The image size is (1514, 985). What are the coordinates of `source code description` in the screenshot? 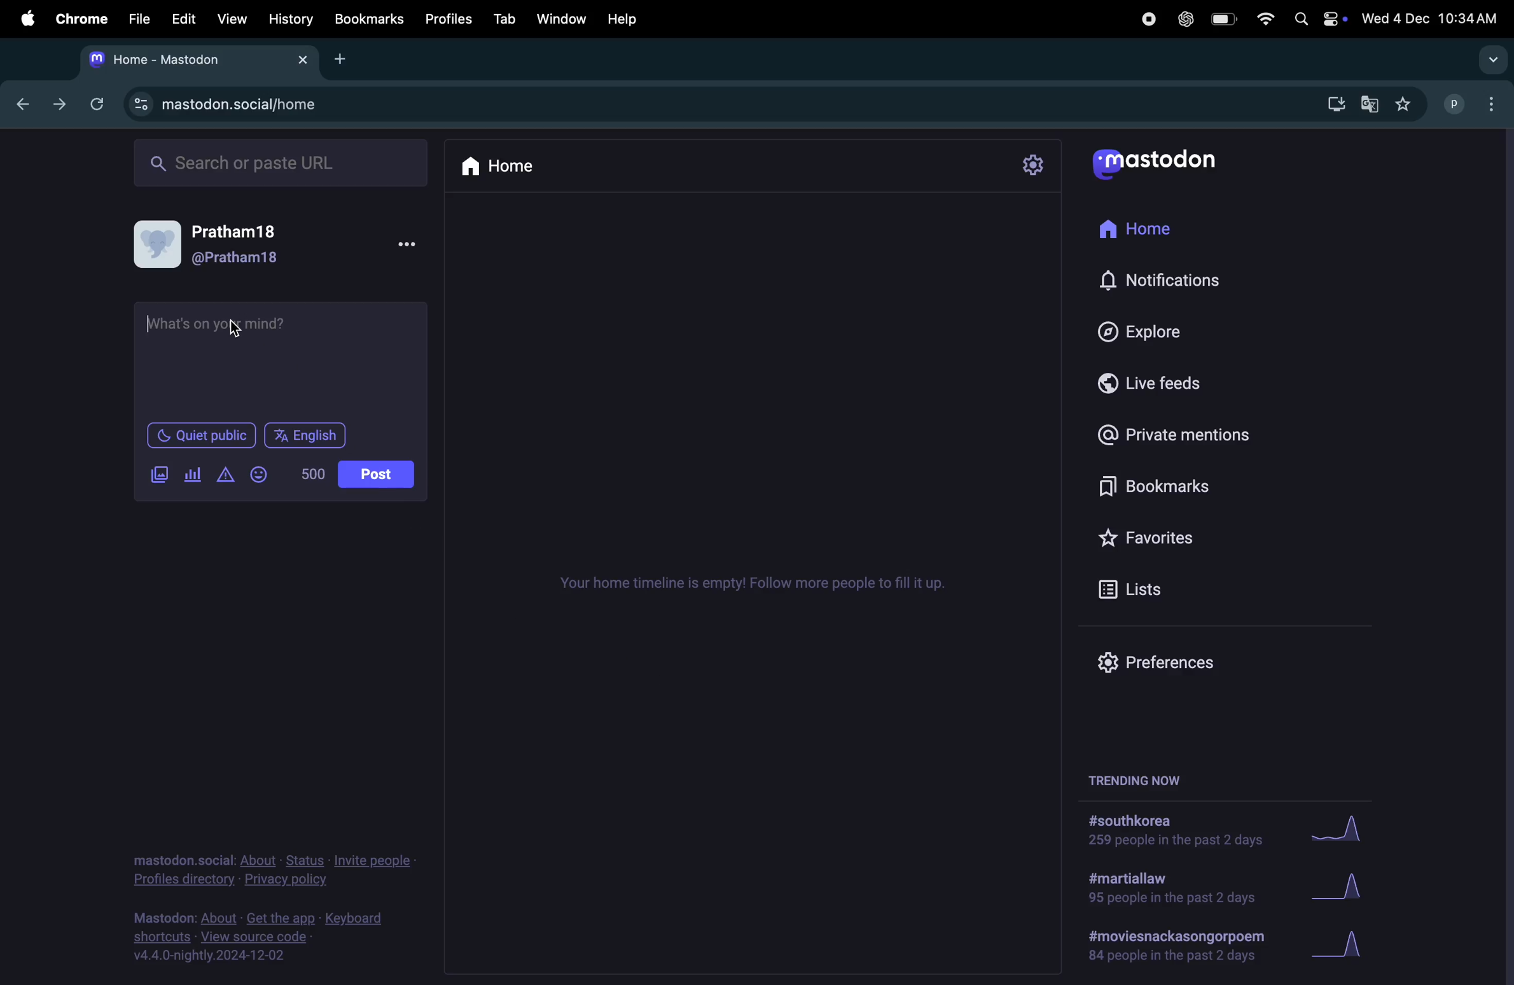 It's located at (263, 937).